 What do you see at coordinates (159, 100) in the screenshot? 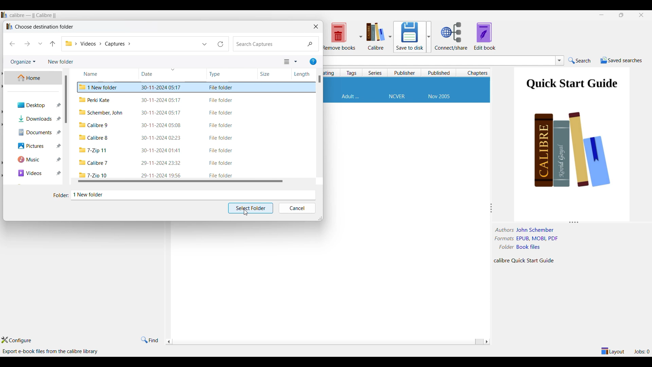
I see `date` at bounding box center [159, 100].